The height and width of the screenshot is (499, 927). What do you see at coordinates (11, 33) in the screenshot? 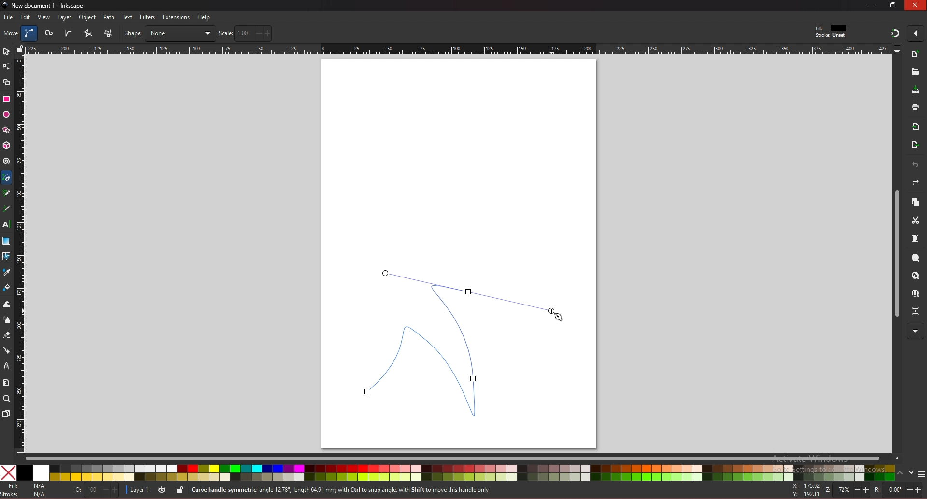
I see `move` at bounding box center [11, 33].